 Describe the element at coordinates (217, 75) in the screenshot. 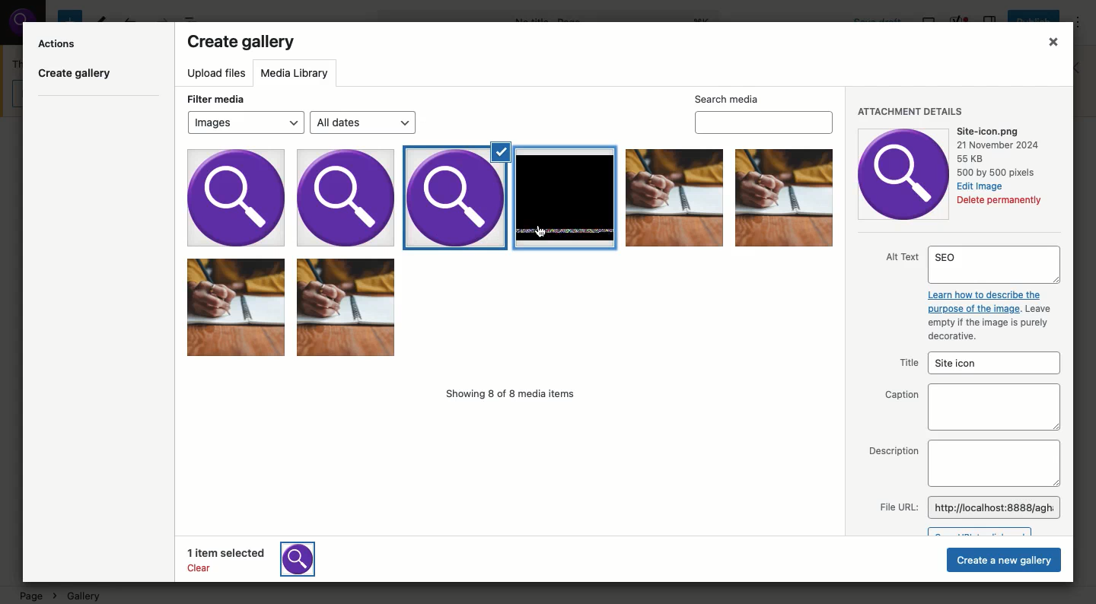

I see `Upload files` at that location.